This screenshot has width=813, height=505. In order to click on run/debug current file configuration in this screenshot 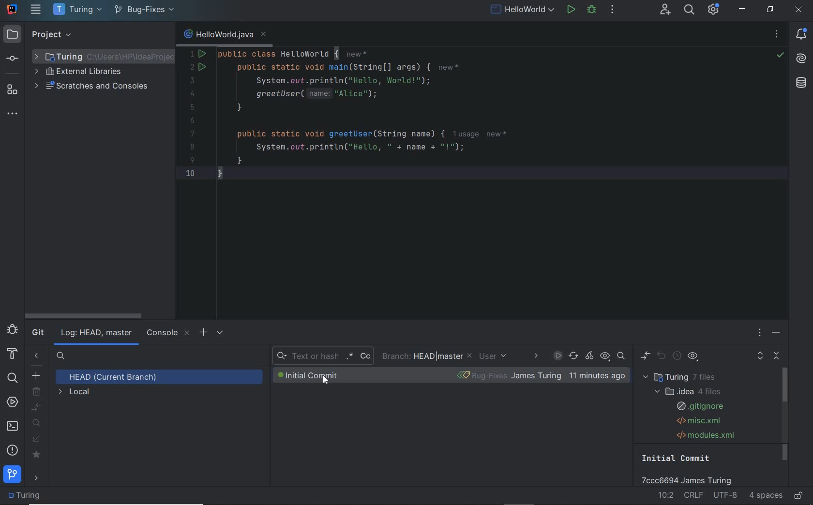, I will do `click(521, 8)`.